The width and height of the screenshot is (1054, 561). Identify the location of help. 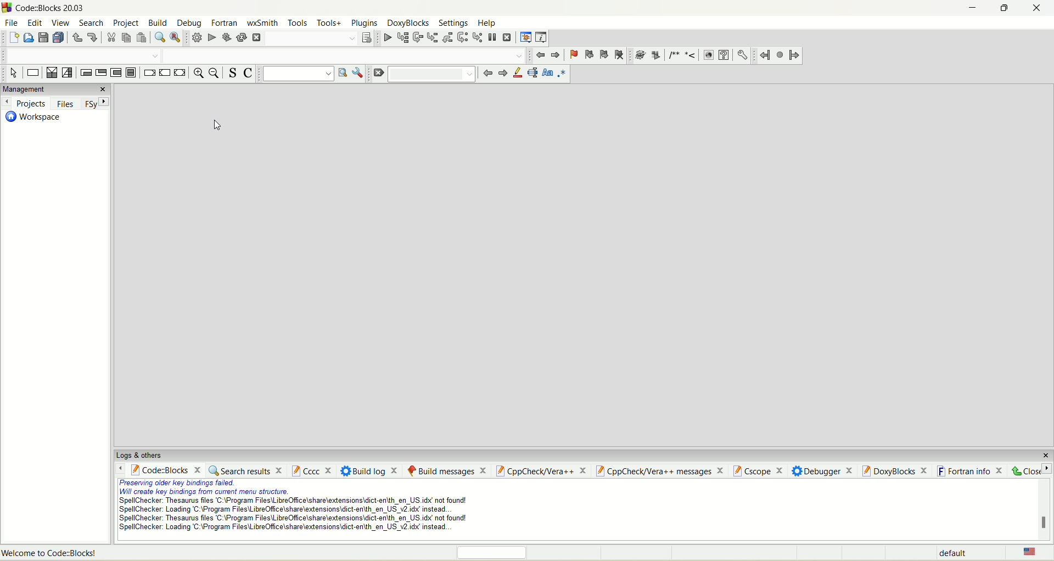
(724, 55).